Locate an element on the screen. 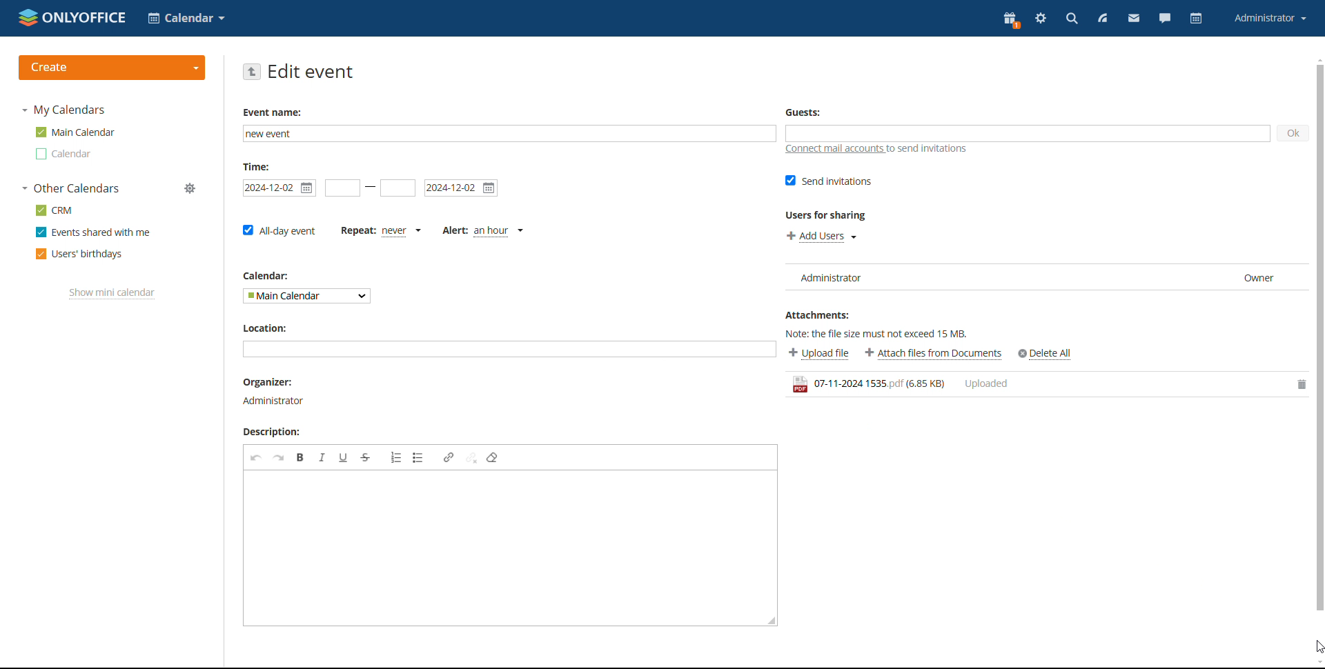 The width and height of the screenshot is (1325, 669). Guests is located at coordinates (805, 112).